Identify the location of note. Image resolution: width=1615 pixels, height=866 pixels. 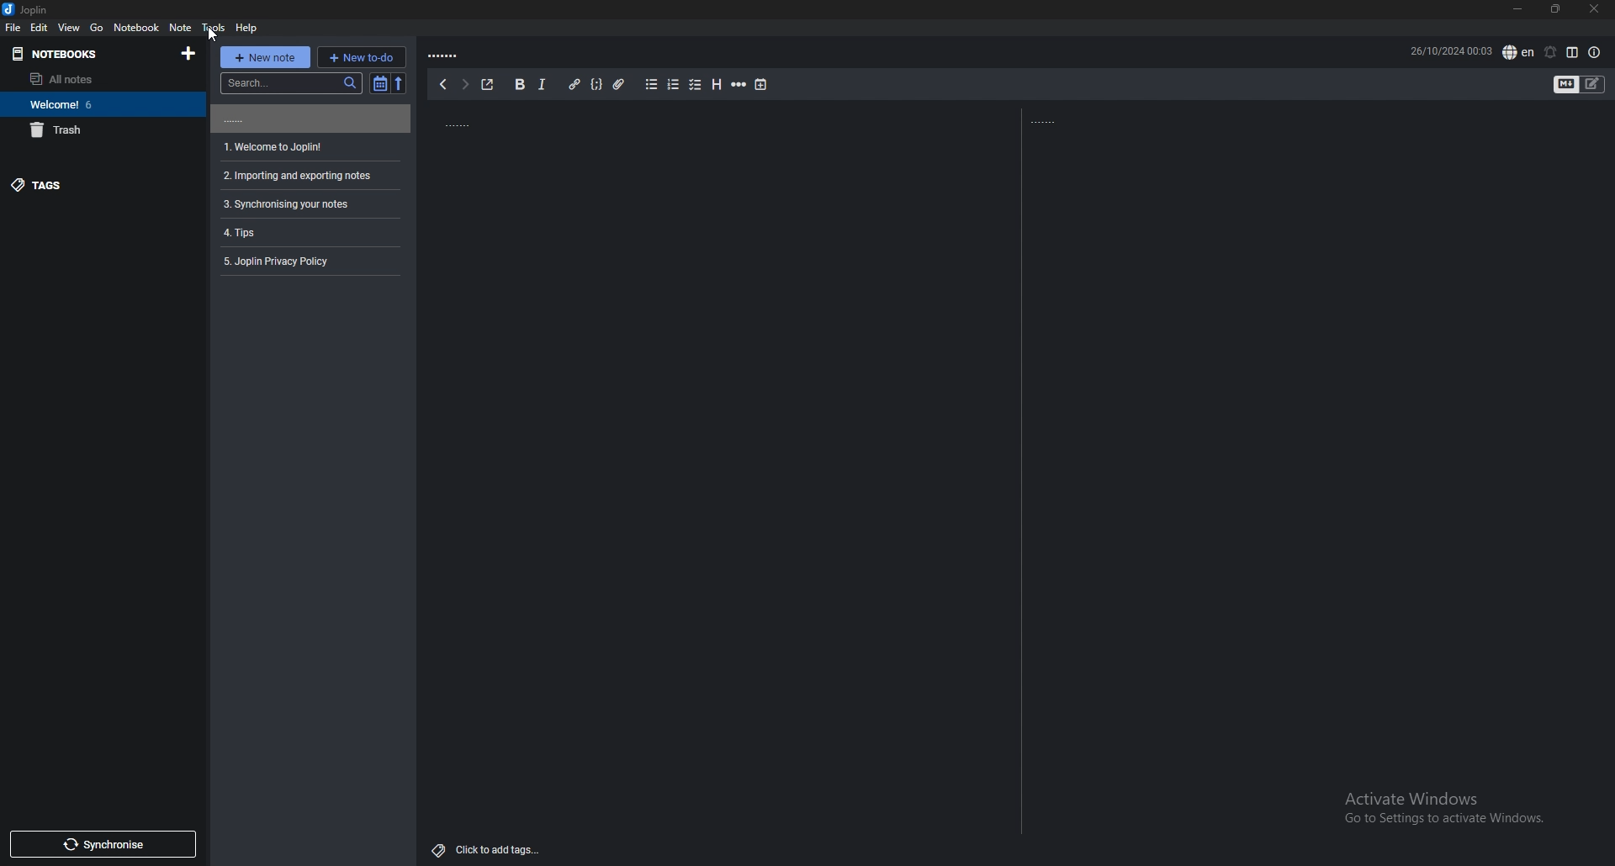
(180, 27).